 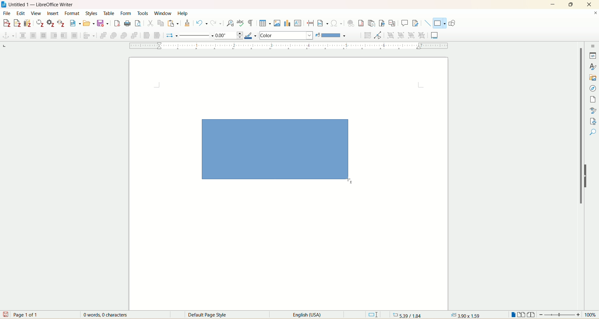 I want to click on 5.39/1.84, so click(x=407, y=315).